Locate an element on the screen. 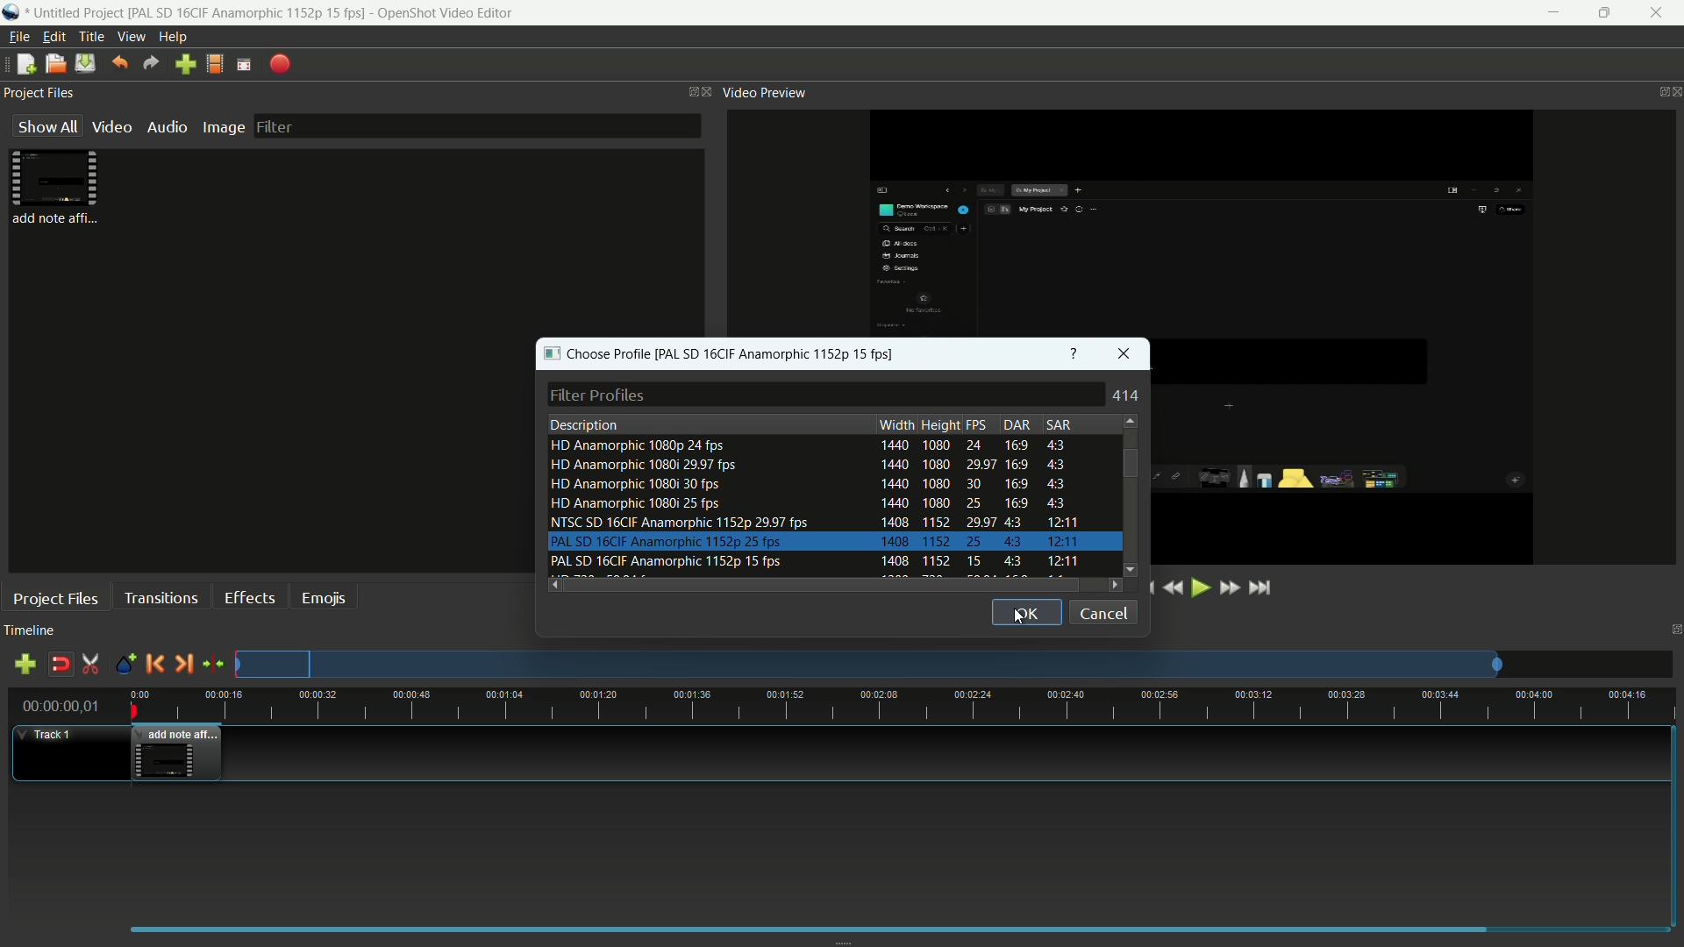  edit menu is located at coordinates (50, 36).